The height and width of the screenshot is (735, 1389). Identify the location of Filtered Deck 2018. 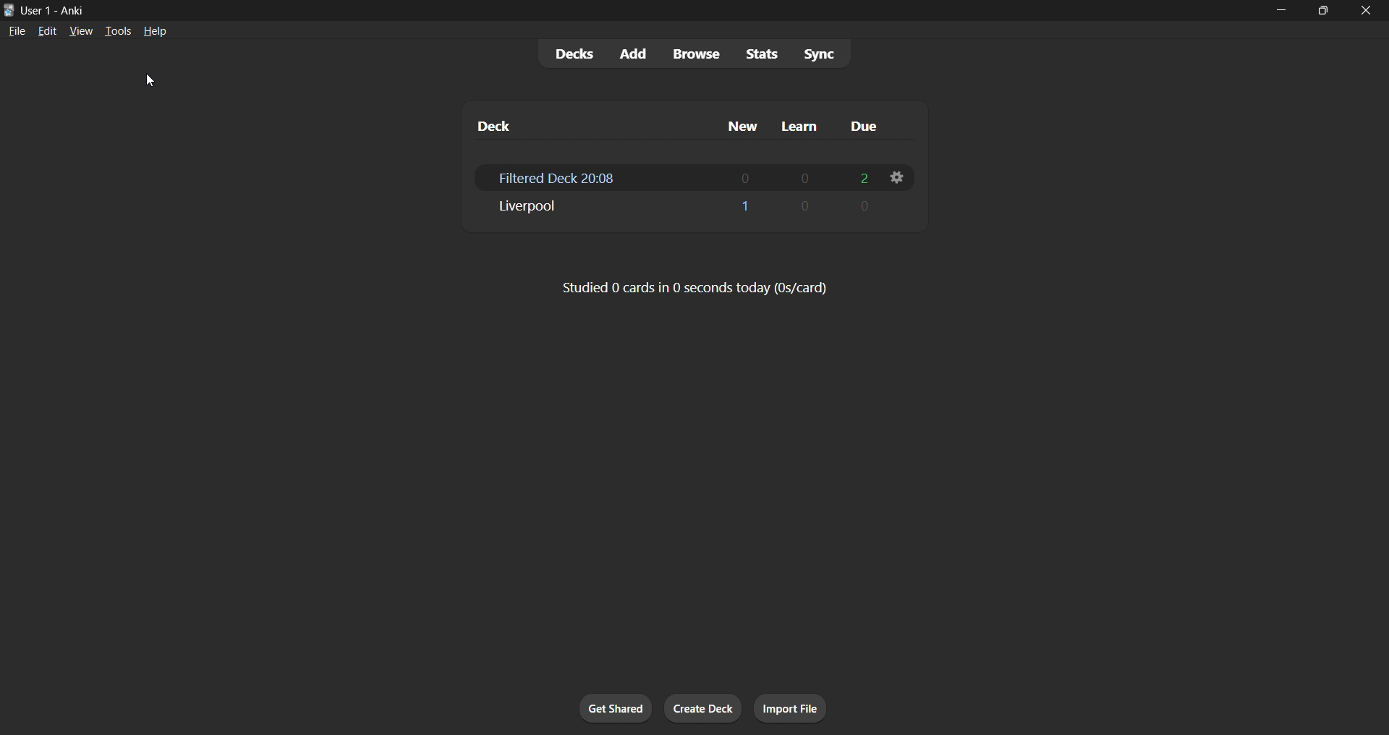
(592, 179).